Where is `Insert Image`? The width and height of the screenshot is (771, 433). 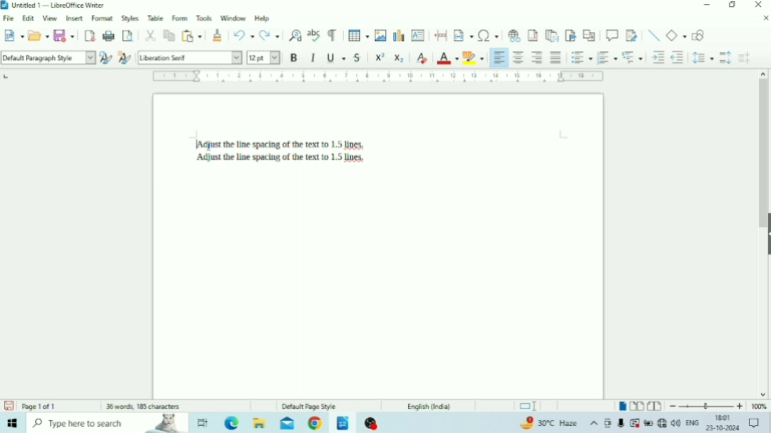
Insert Image is located at coordinates (381, 34).